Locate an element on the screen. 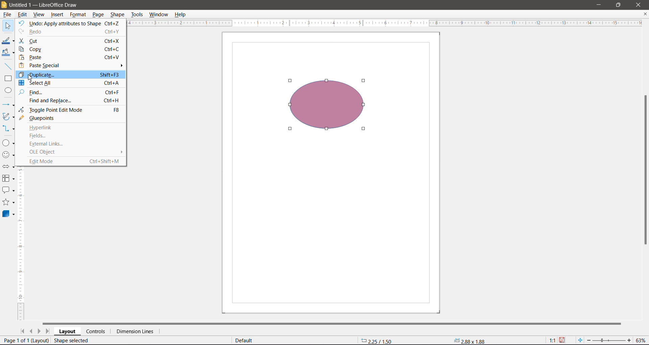 Image resolution: width=649 pixels, height=345 pixels. Help is located at coordinates (182, 15).